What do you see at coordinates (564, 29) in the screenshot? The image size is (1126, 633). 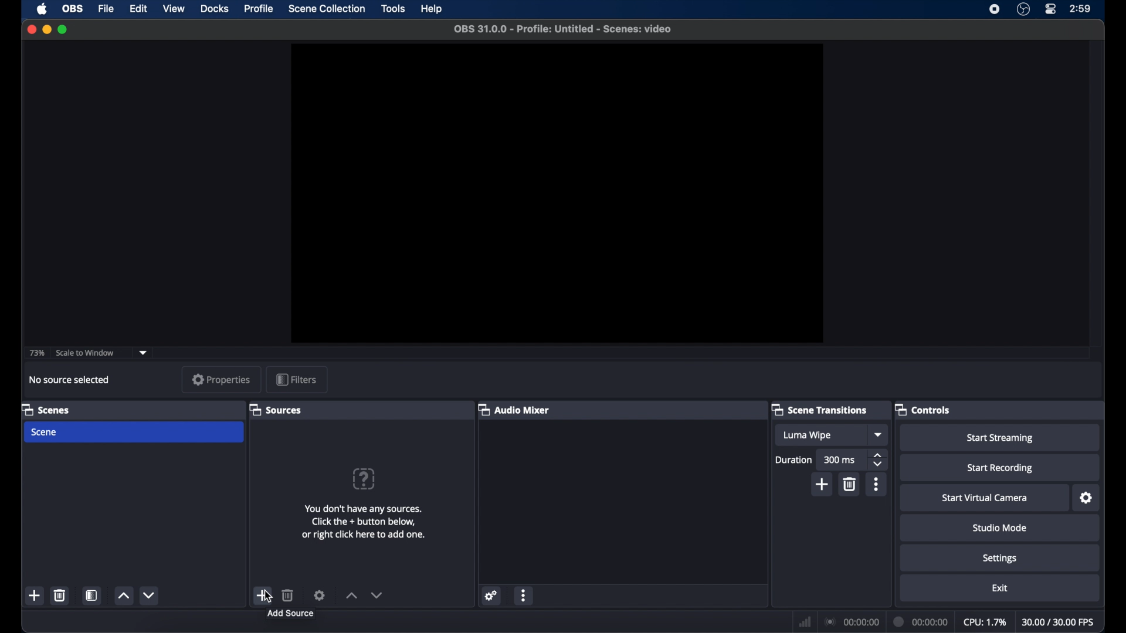 I see `file name` at bounding box center [564, 29].